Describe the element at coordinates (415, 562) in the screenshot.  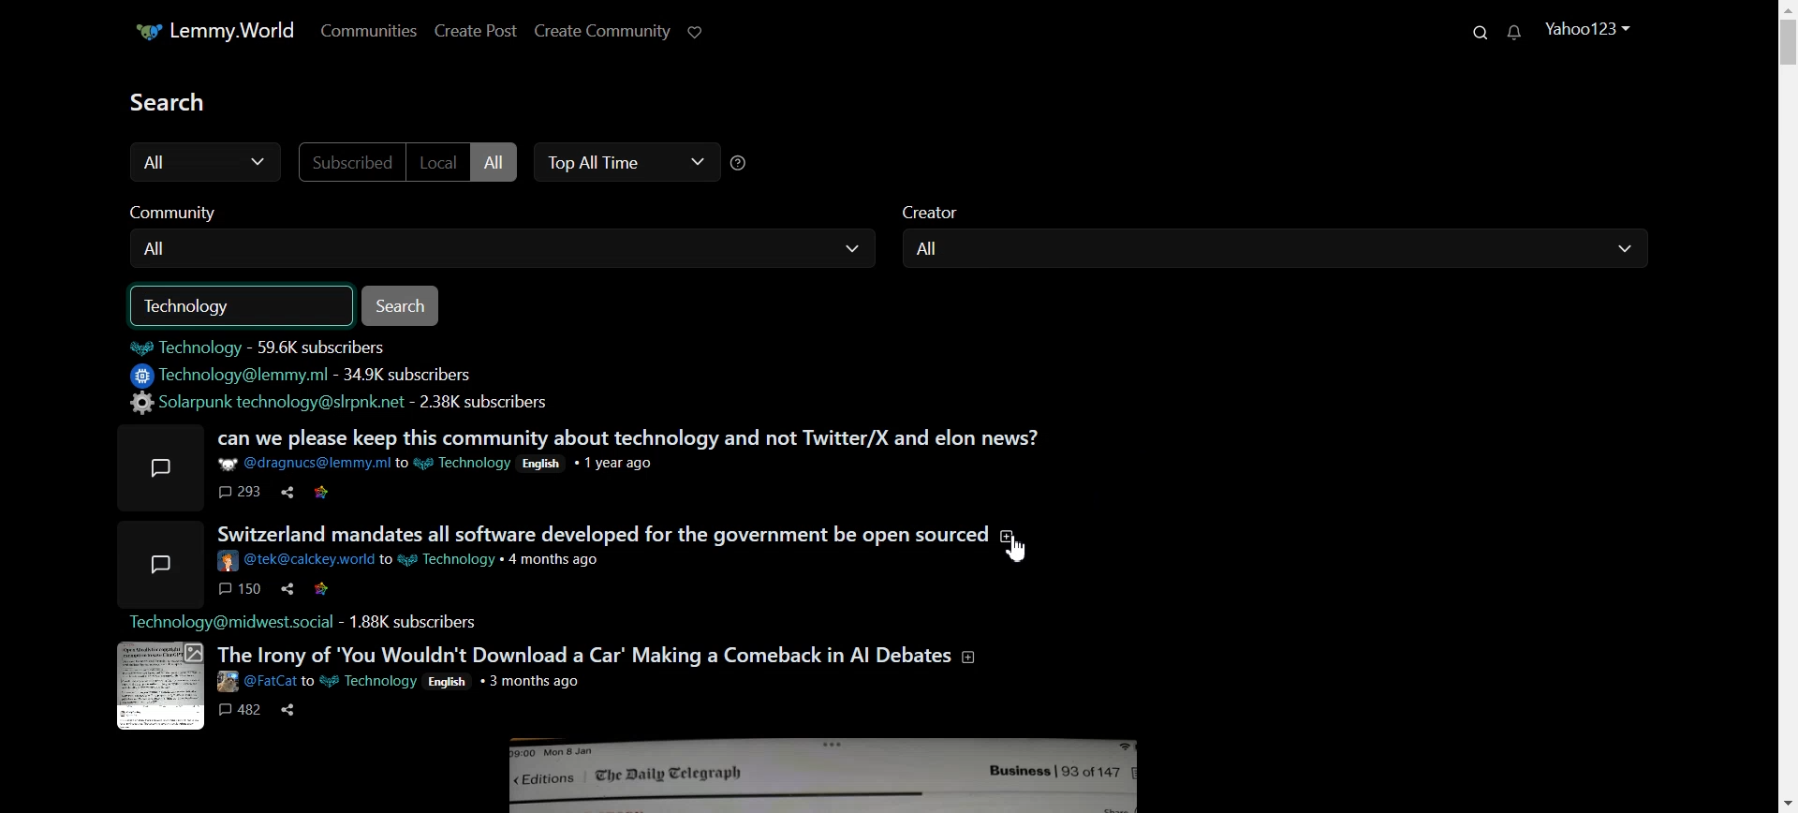
I see `@tek@calckey.world to %# Technology = 4 months ago` at that location.